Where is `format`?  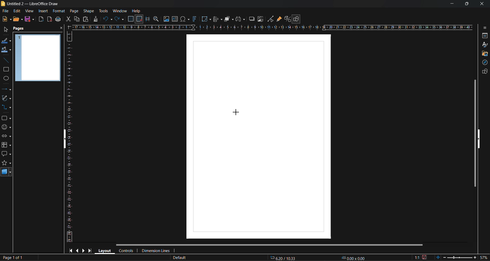 format is located at coordinates (59, 11).